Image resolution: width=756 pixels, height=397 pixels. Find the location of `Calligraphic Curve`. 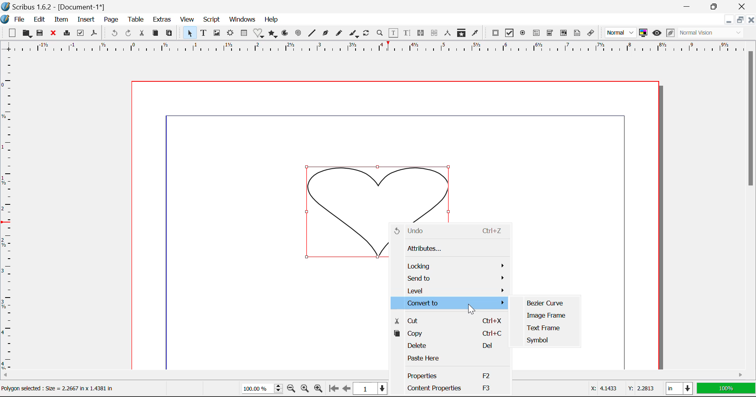

Calligraphic Curve is located at coordinates (354, 35).